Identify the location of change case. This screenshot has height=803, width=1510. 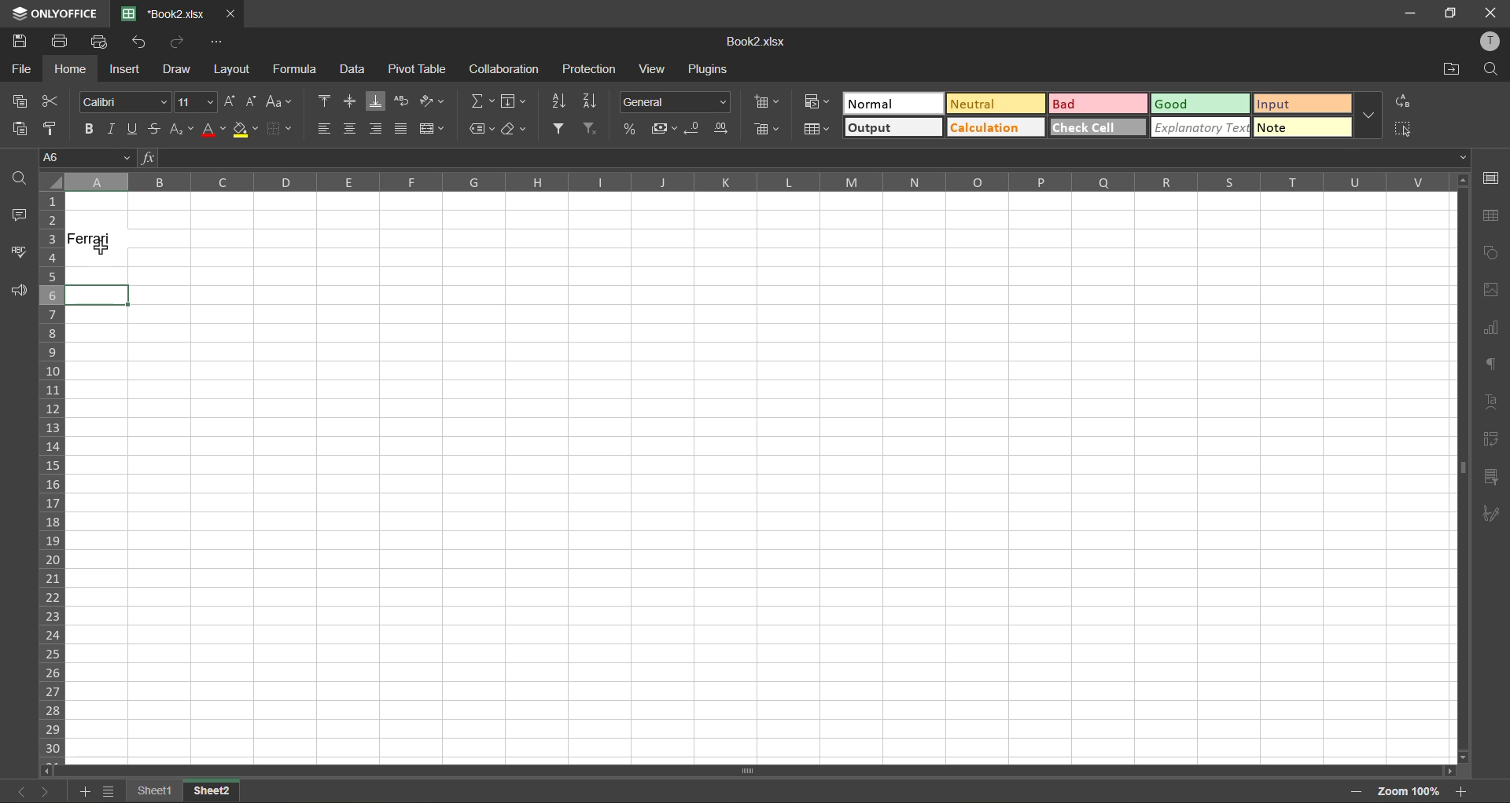
(280, 101).